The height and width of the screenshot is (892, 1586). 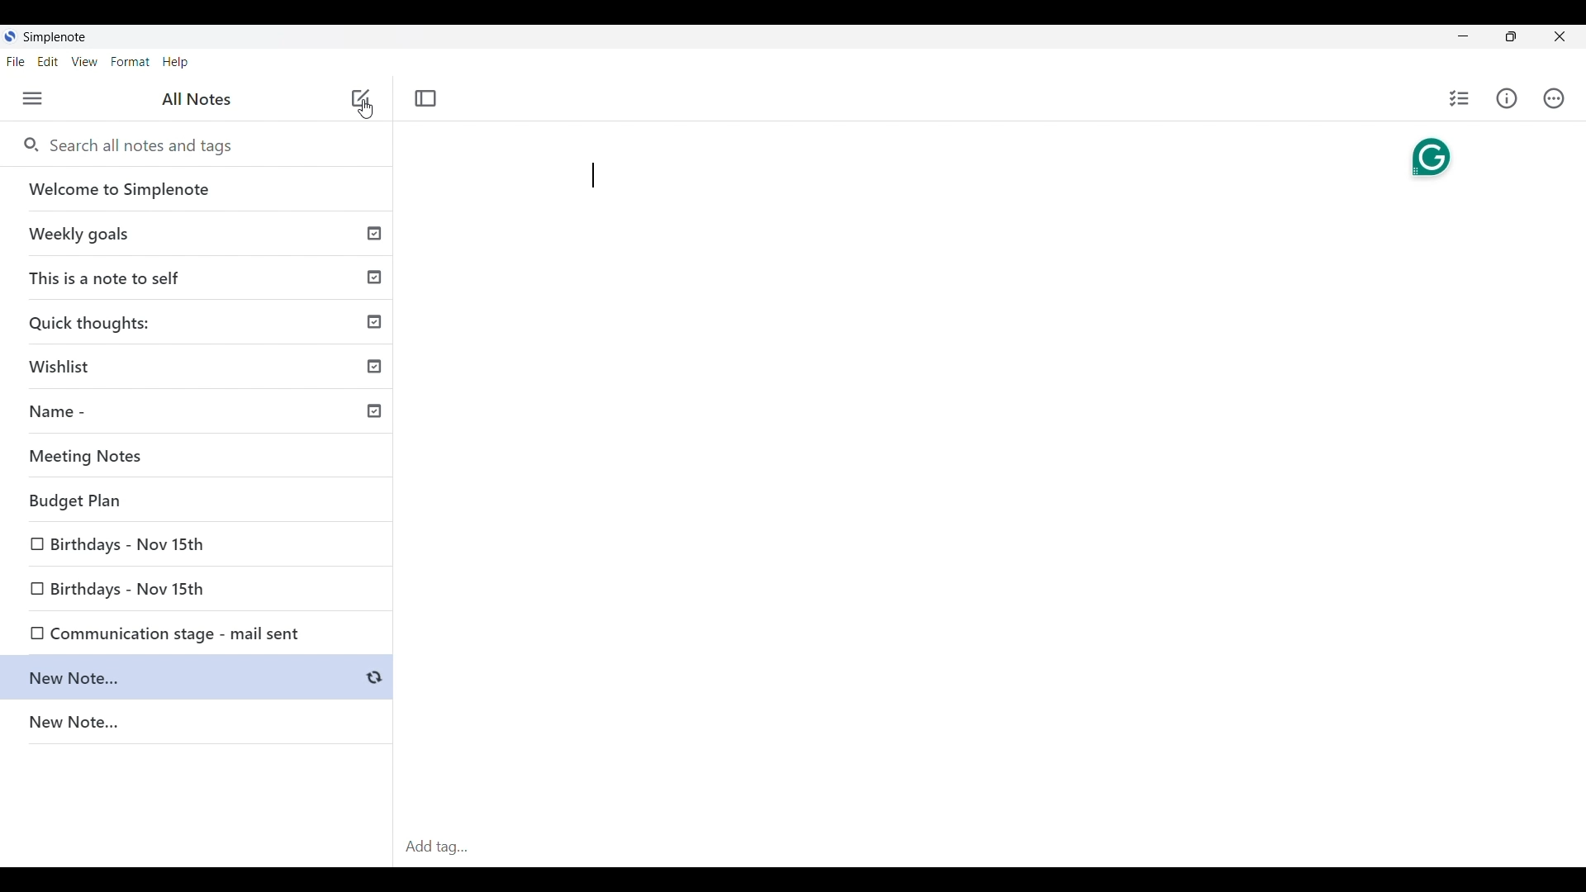 I want to click on Close interface, so click(x=1560, y=36).